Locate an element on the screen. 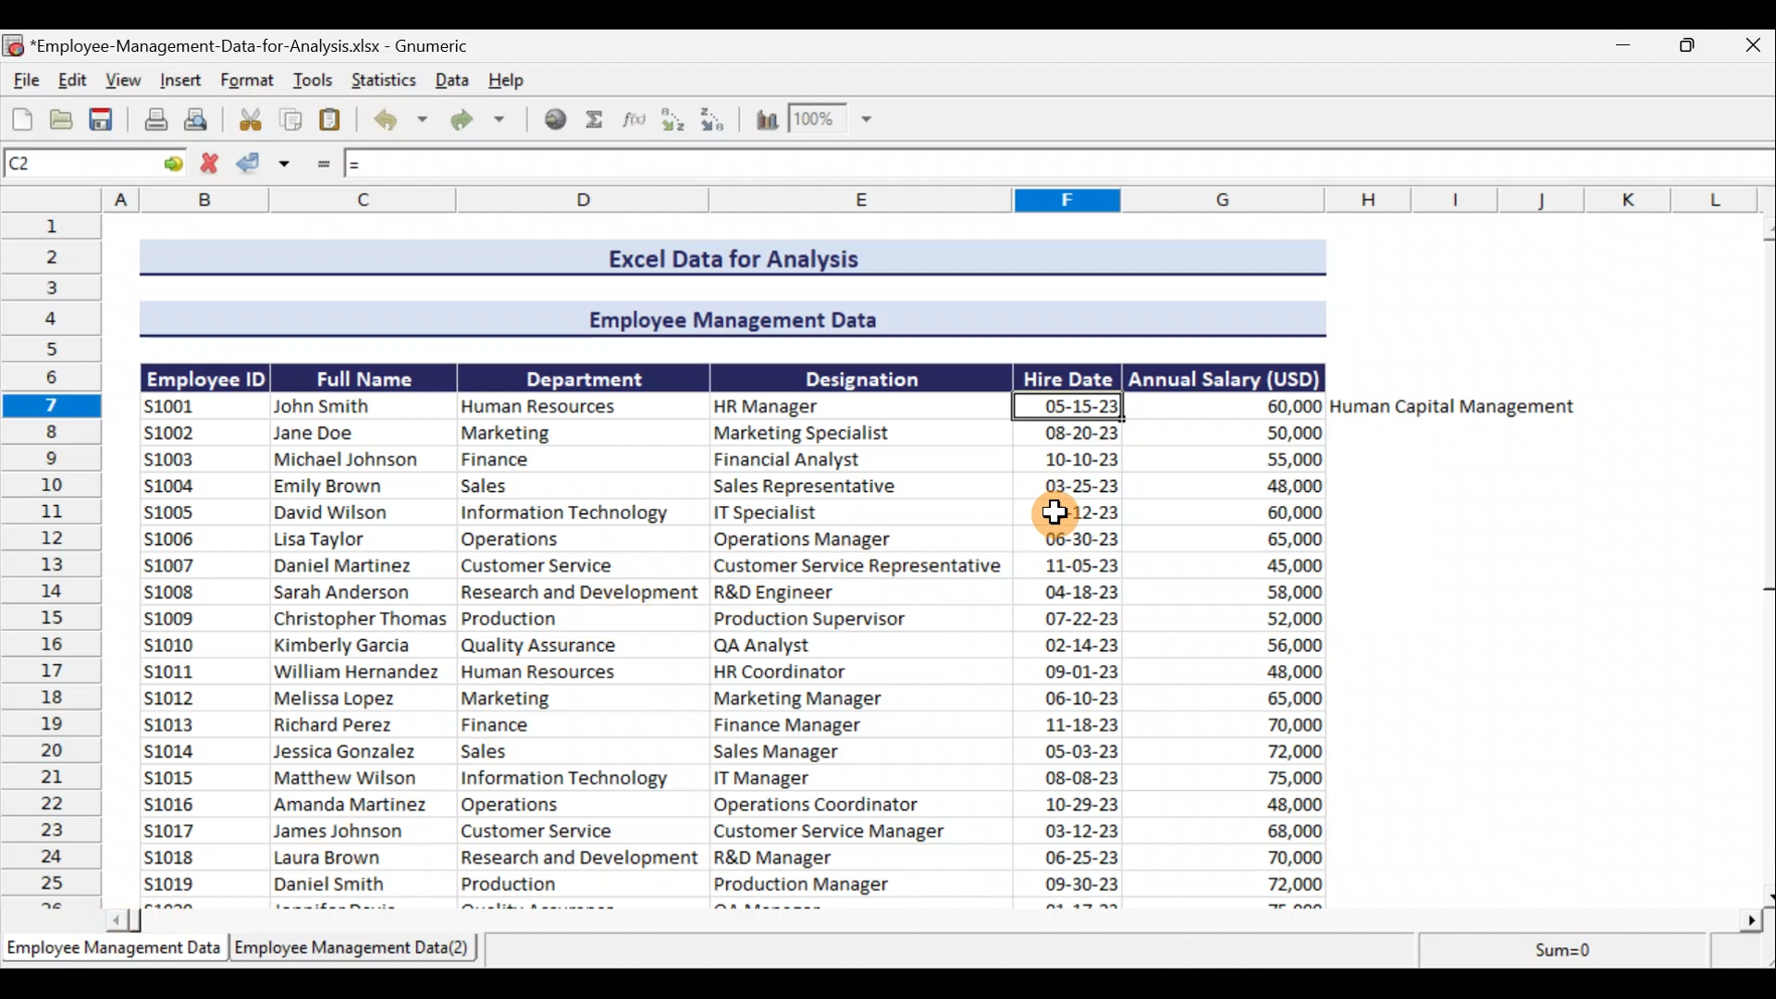 Image resolution: width=1776 pixels, height=999 pixels. Edit a function in the current cell is located at coordinates (640, 121).